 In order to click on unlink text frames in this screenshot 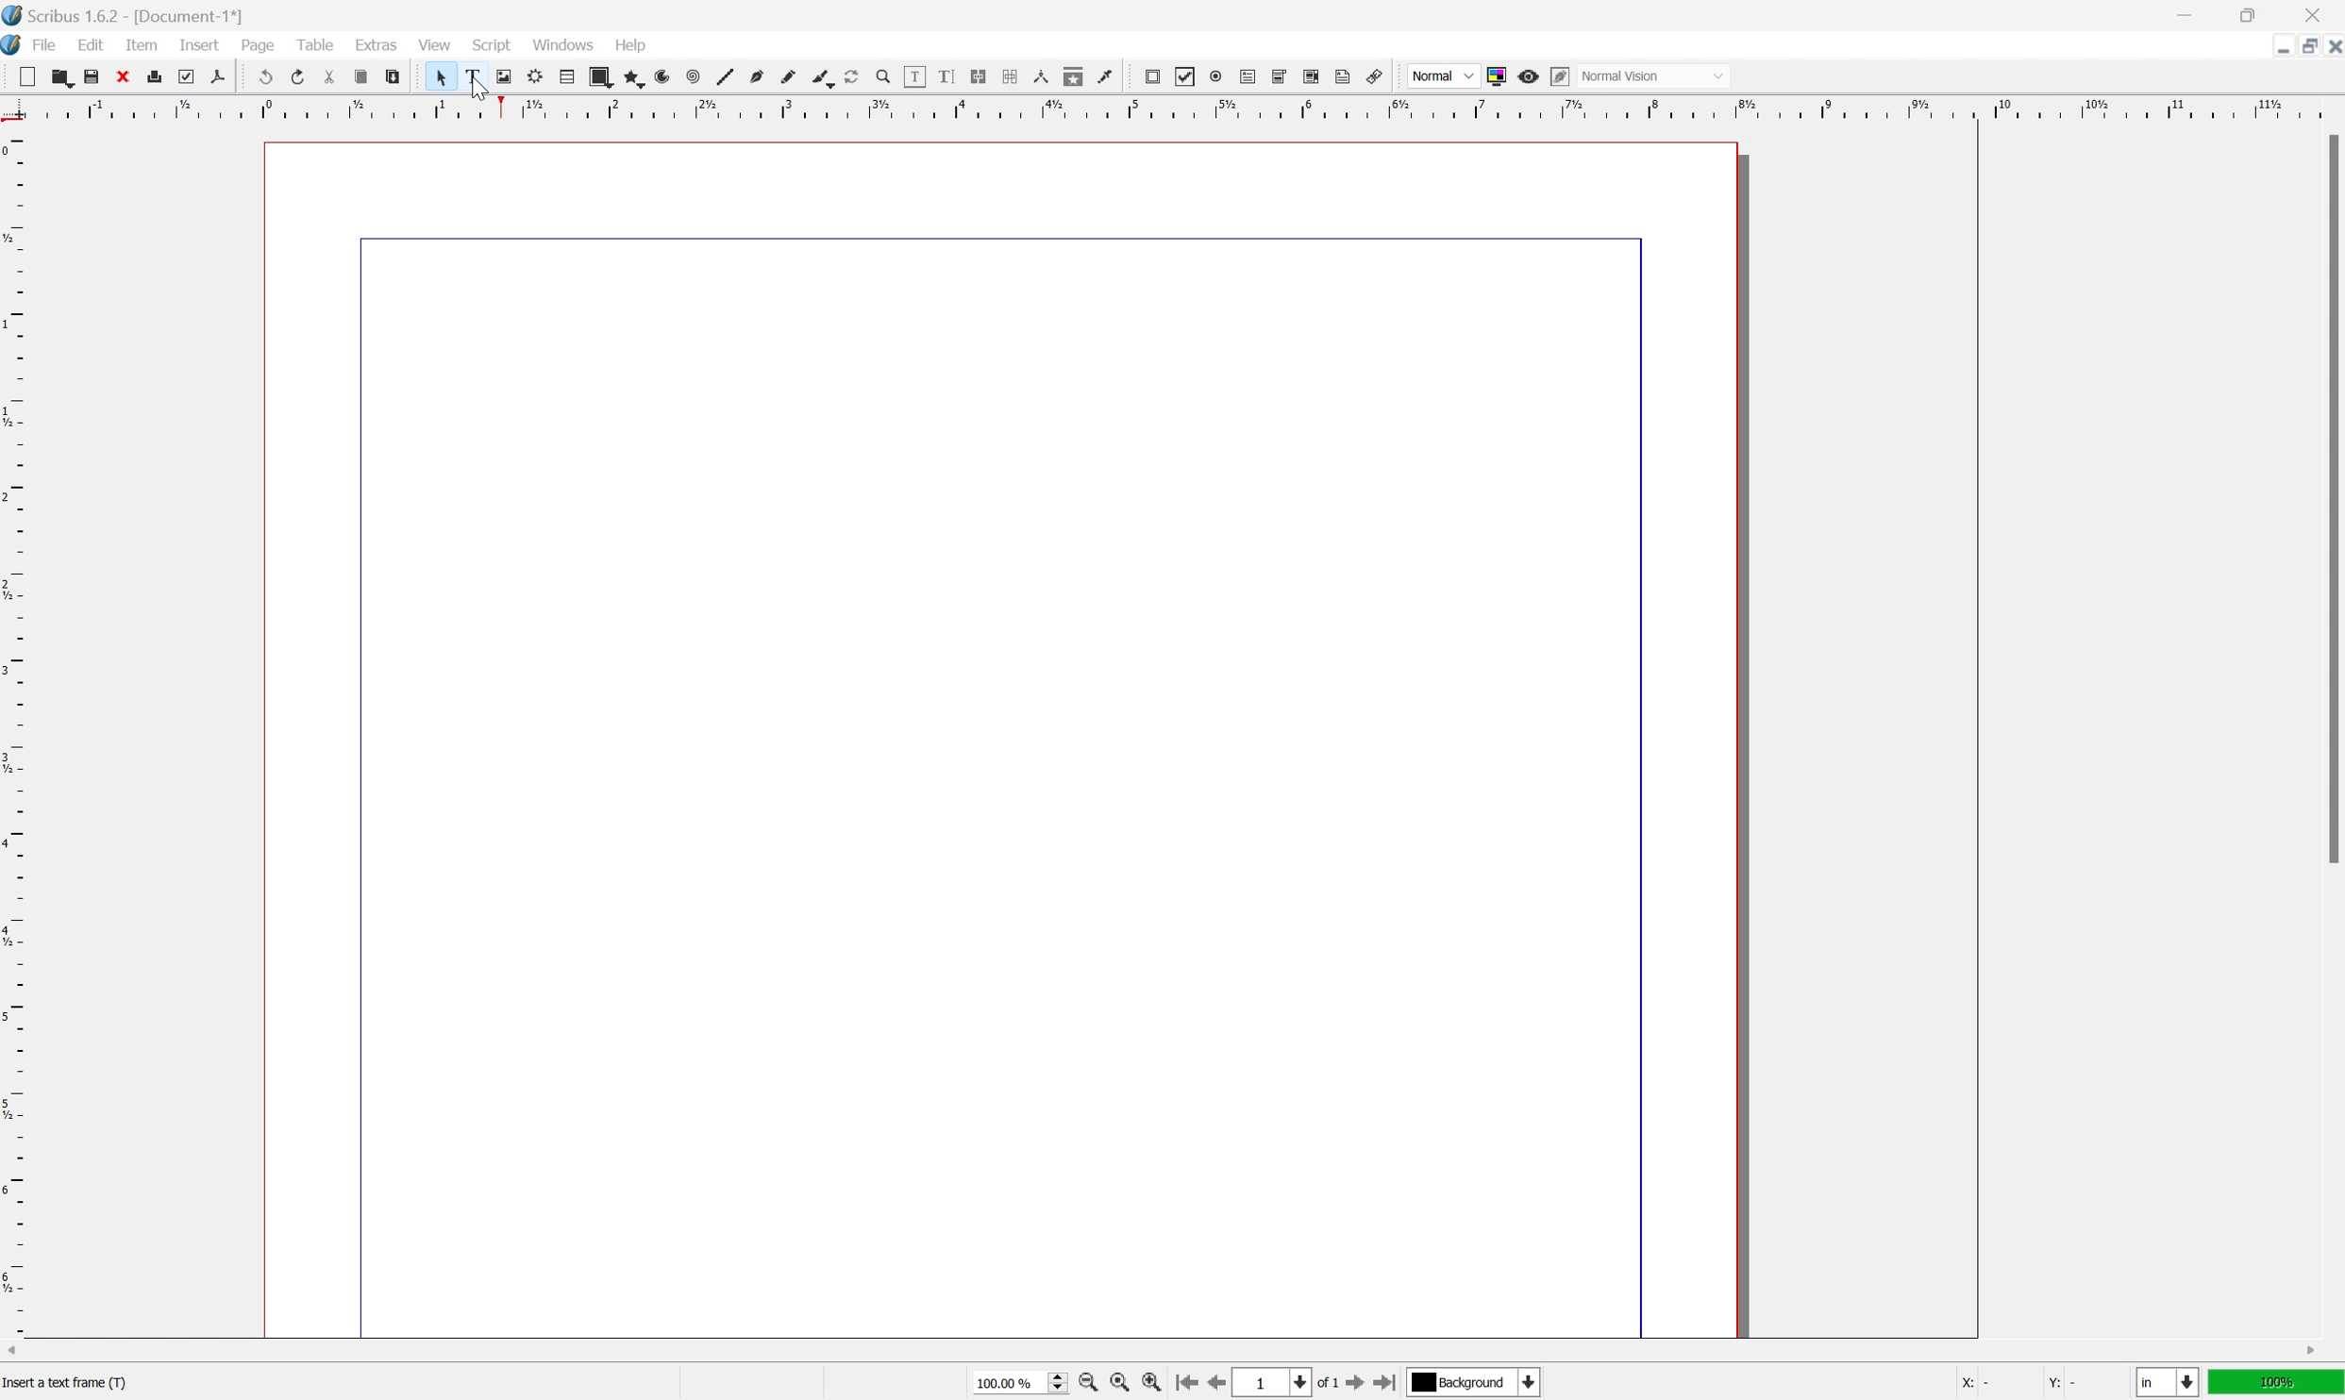, I will do `click(1008, 75)`.